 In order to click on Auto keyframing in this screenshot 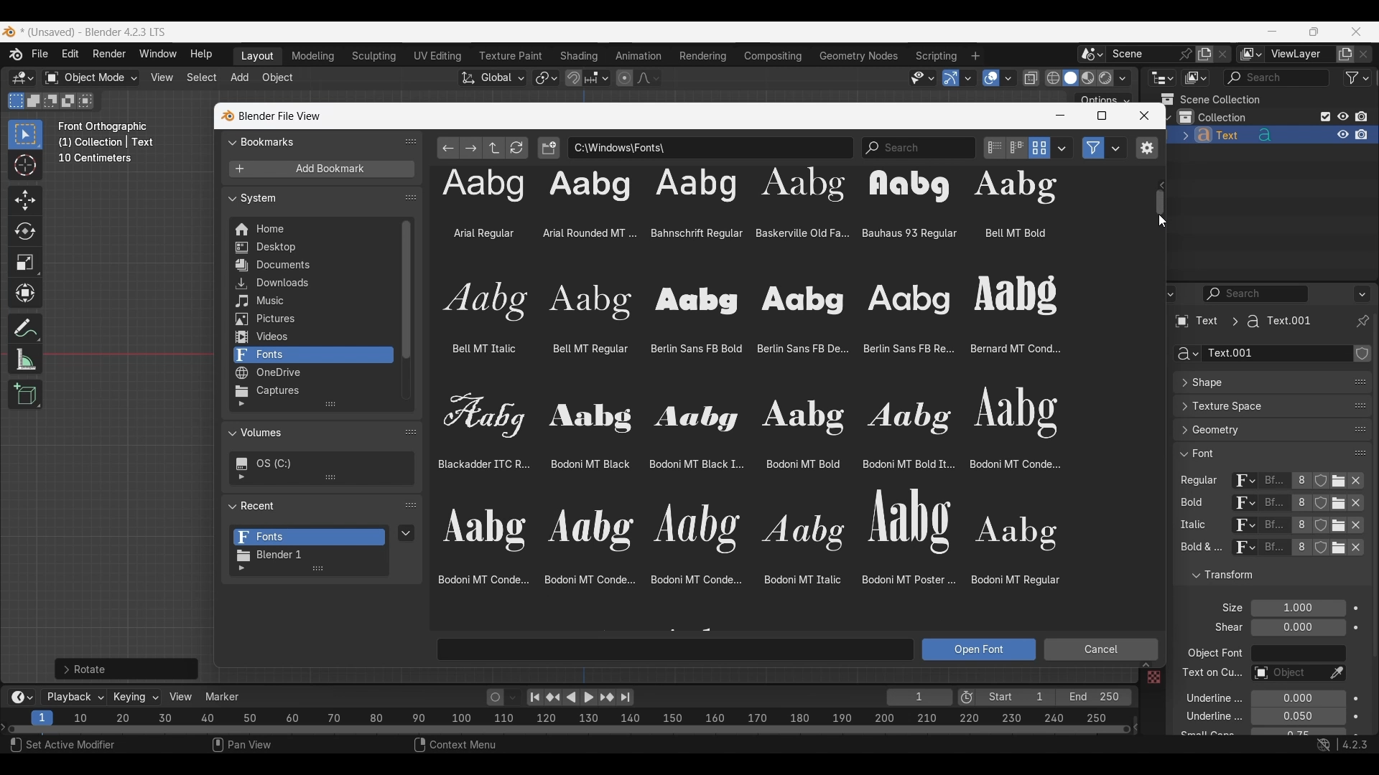, I will do `click(513, 697)`.